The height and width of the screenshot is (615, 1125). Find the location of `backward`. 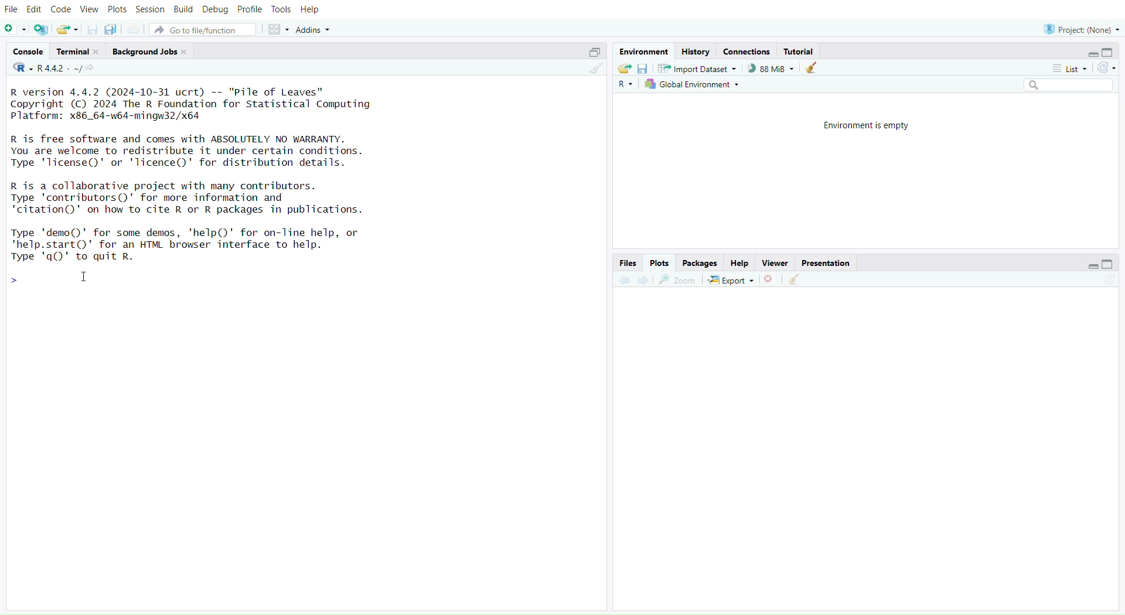

backward is located at coordinates (621, 281).